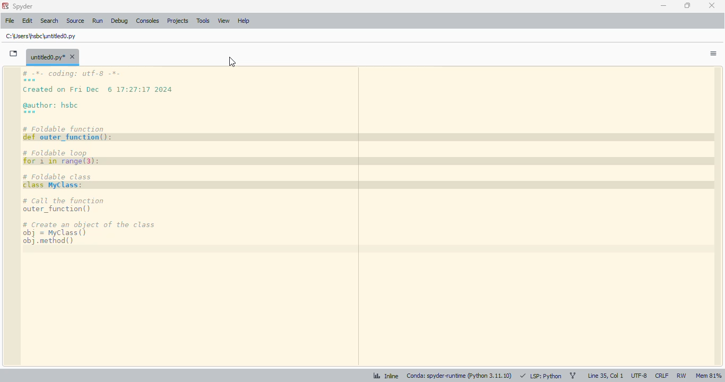 This screenshot has height=382, width=725. Describe the element at coordinates (223, 21) in the screenshot. I see `view` at that location.